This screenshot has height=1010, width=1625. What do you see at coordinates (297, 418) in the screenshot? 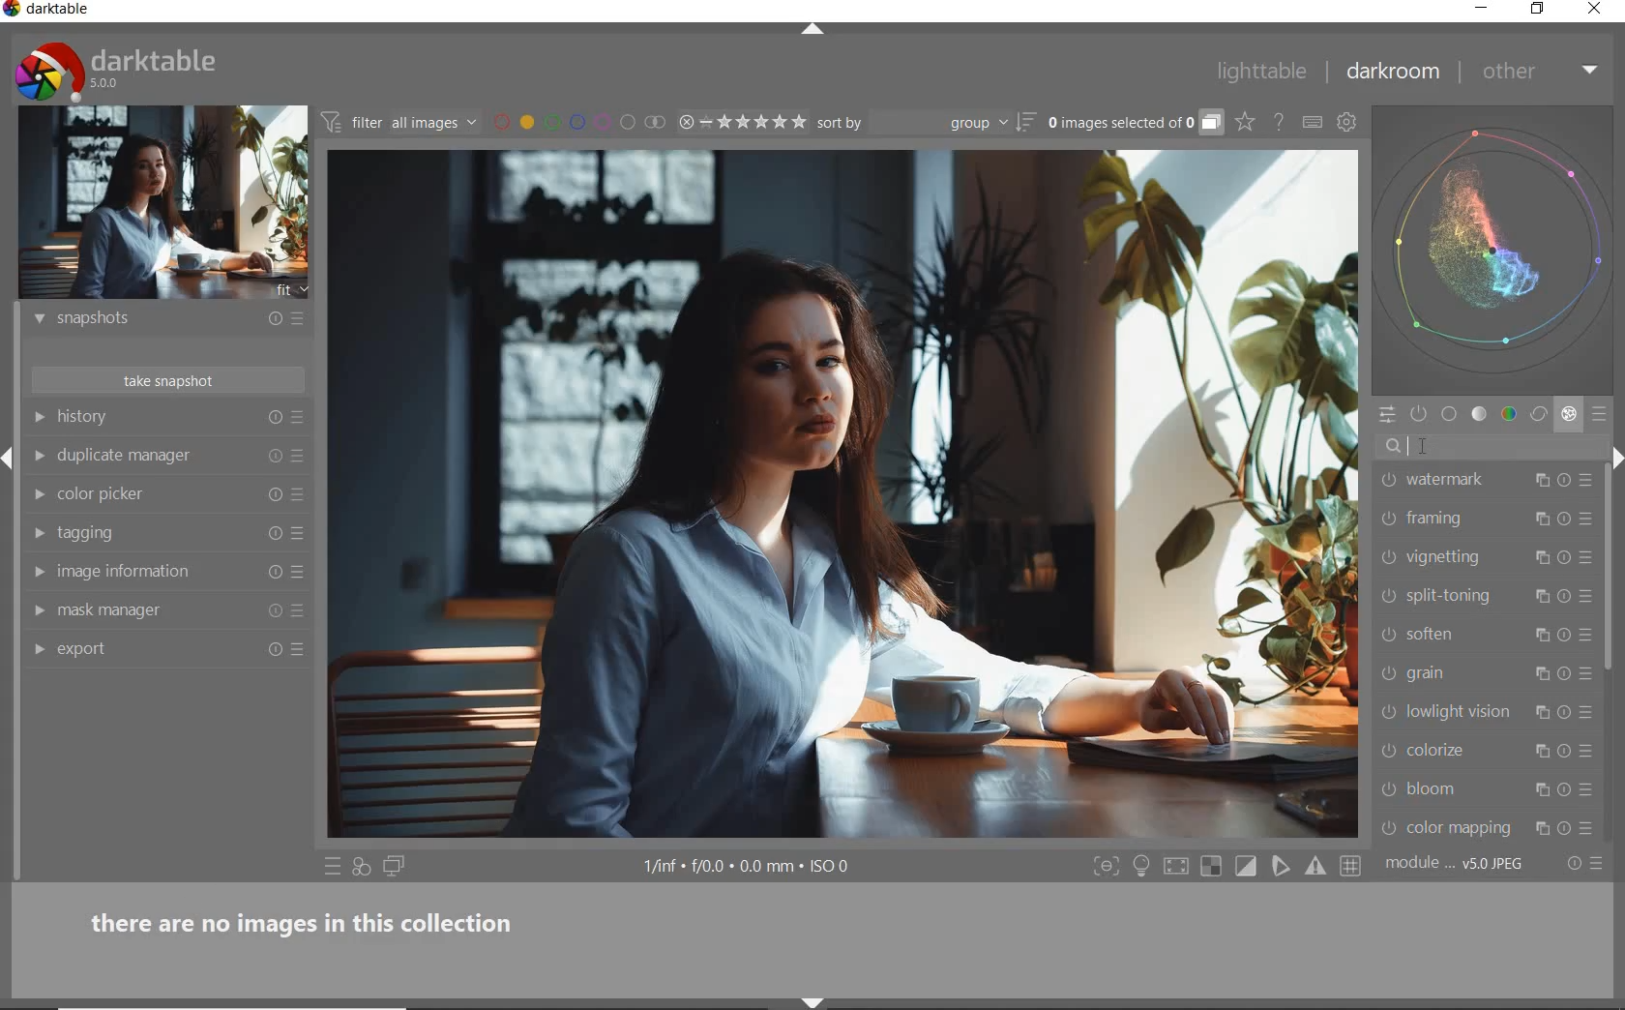
I see `presets and preferences` at bounding box center [297, 418].